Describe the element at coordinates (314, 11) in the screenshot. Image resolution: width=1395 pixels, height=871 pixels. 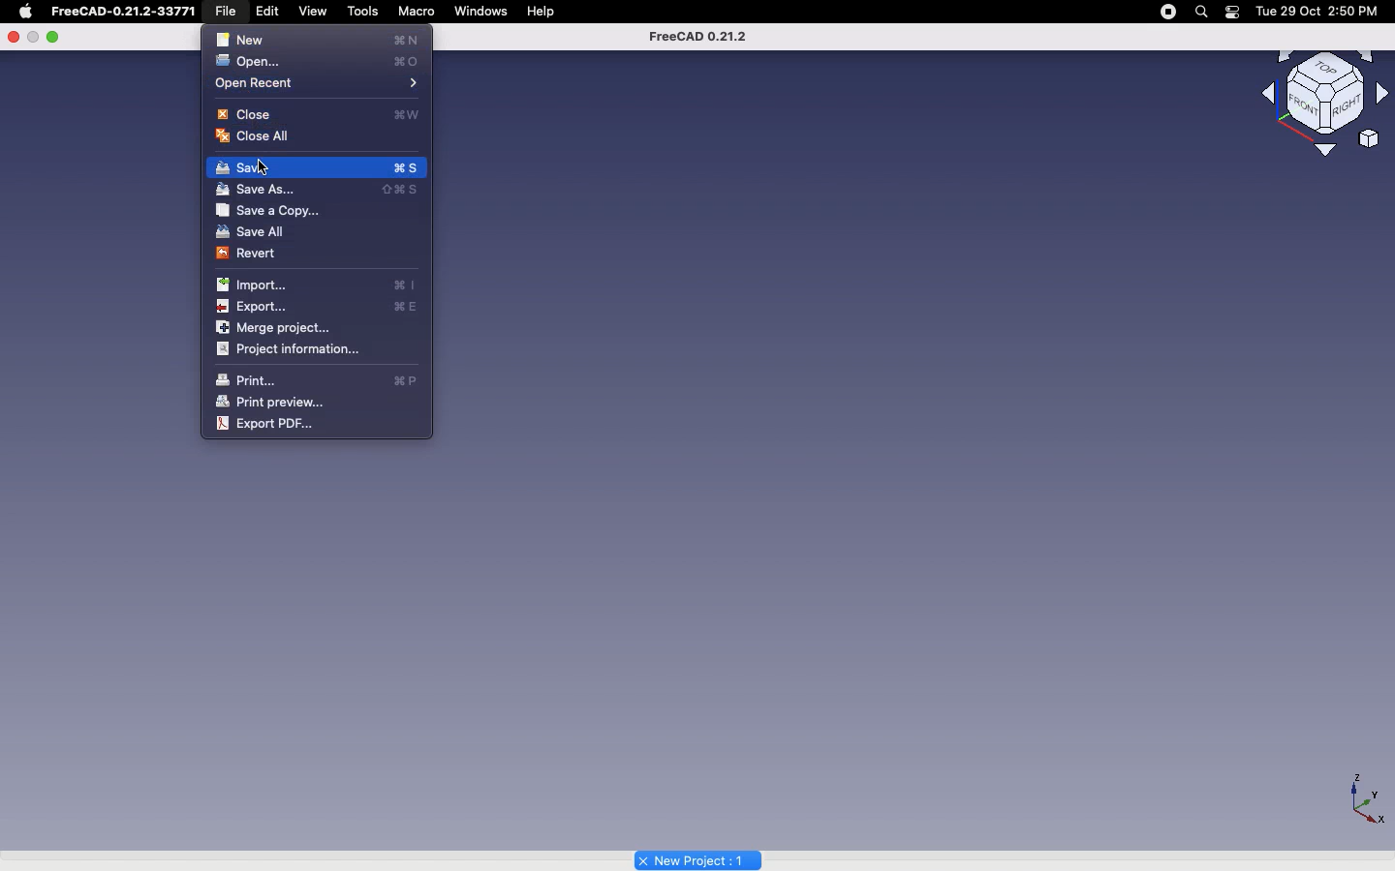
I see `View` at that location.